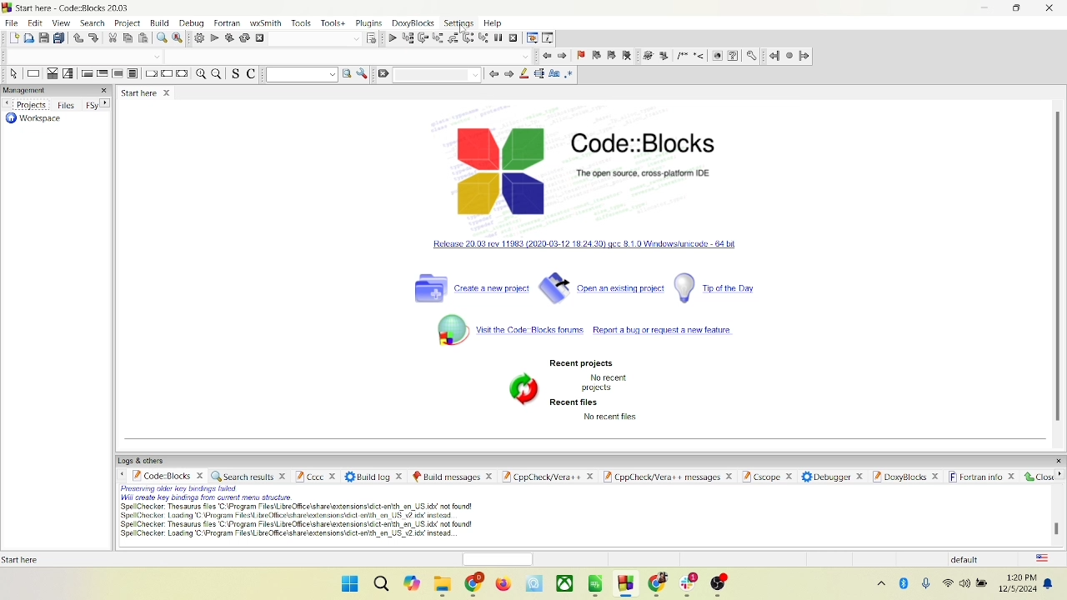  Describe the element at coordinates (469, 37) in the screenshot. I see `next instruction` at that location.